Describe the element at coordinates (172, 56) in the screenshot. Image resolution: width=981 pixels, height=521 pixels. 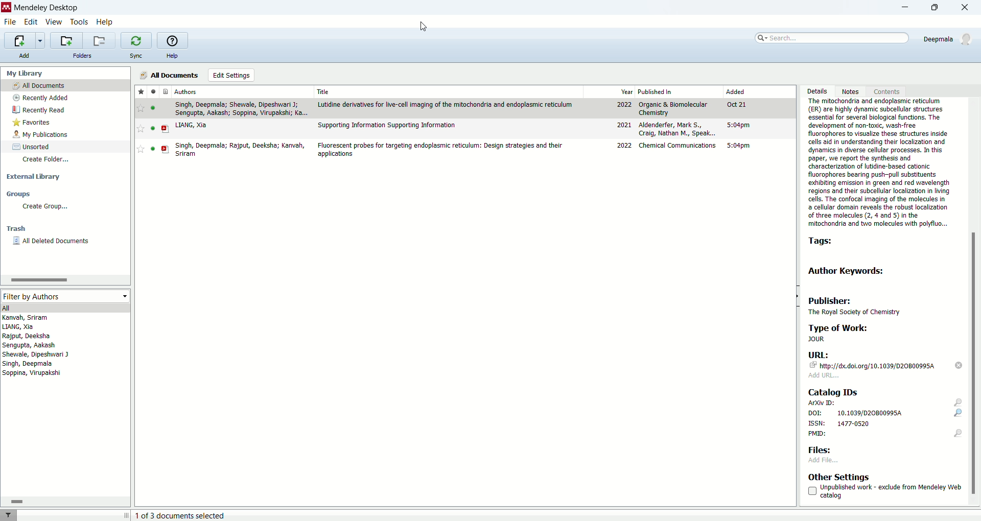
I see `help` at that location.